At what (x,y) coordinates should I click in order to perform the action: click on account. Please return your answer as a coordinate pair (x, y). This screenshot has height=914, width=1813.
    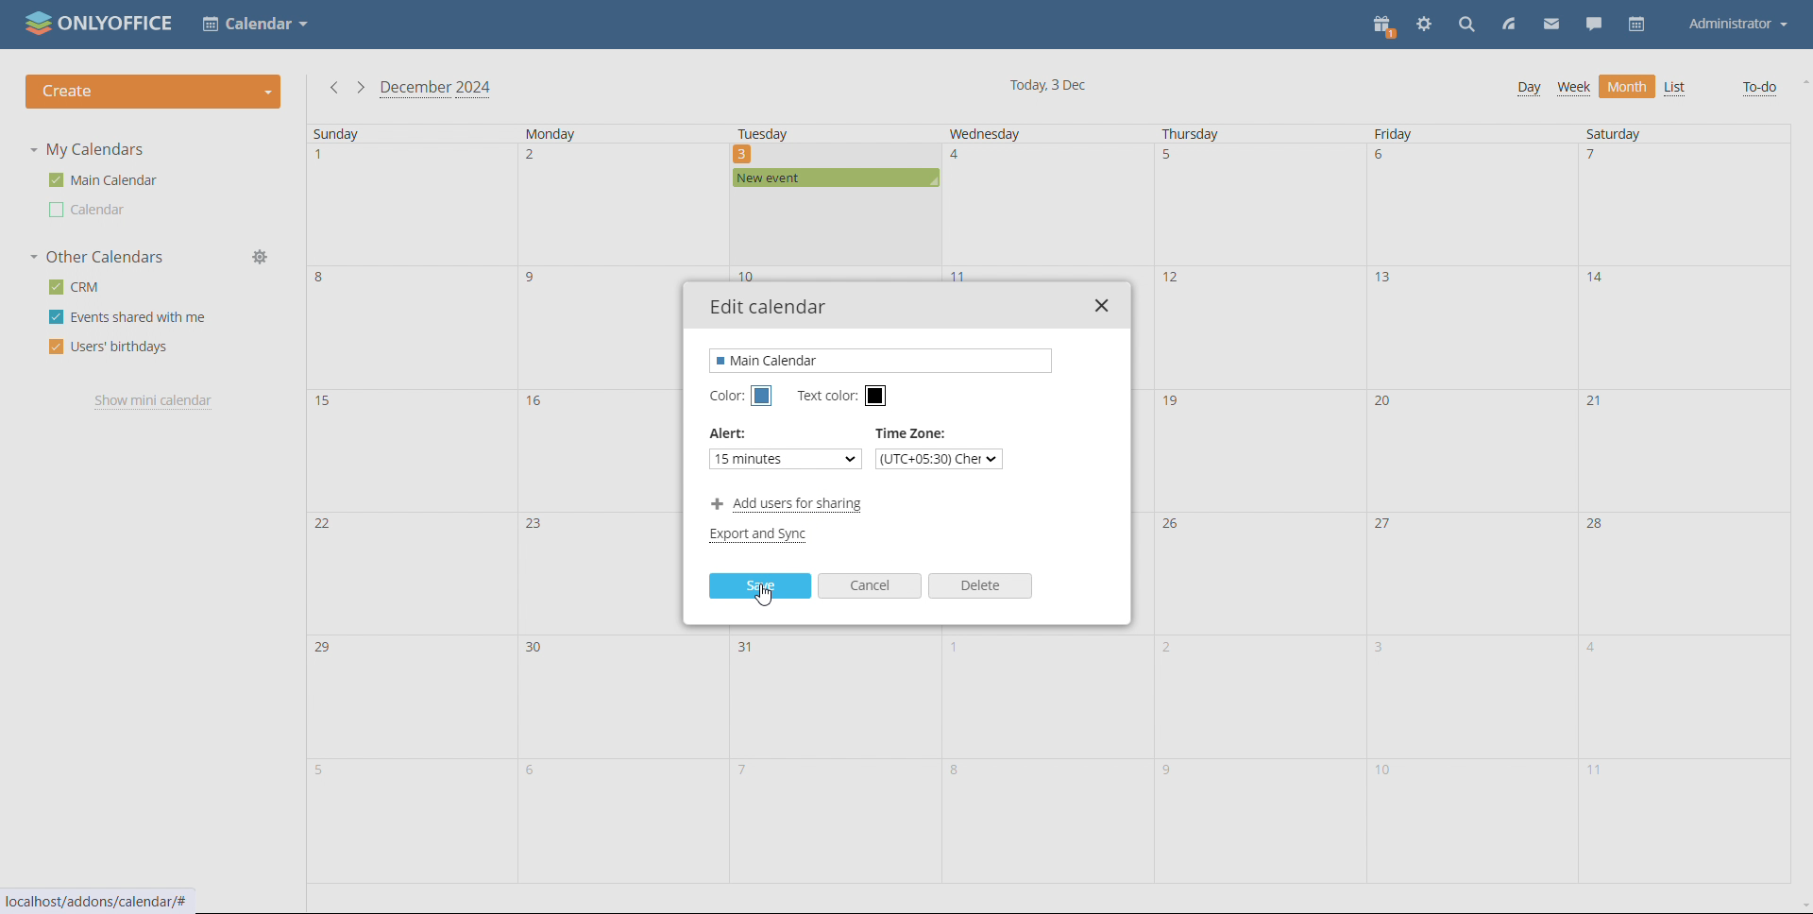
    Looking at the image, I should click on (1737, 25).